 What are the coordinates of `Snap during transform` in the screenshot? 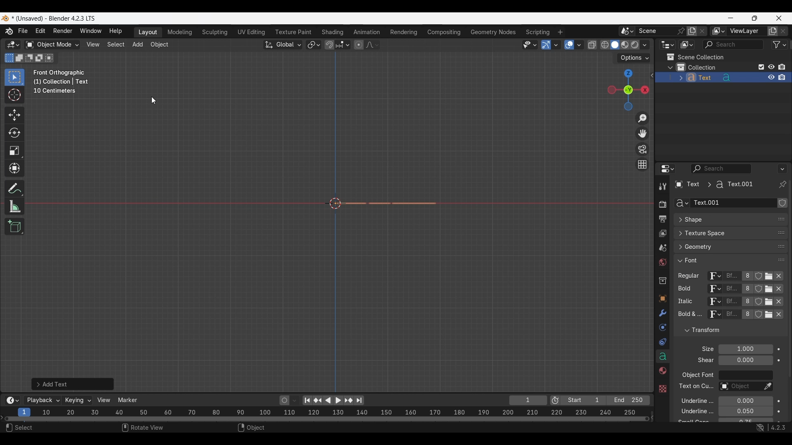 It's located at (330, 44).